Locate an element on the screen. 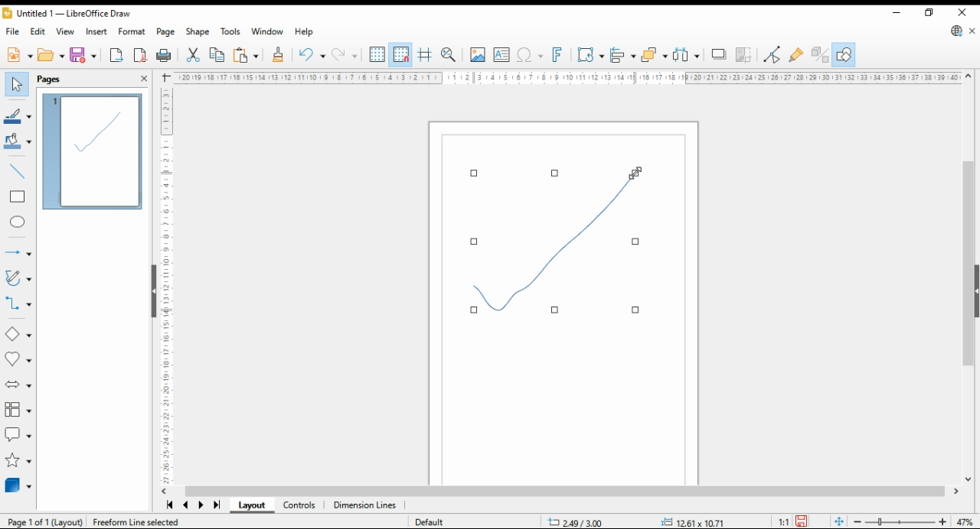  new shape is located at coordinates (551, 242).